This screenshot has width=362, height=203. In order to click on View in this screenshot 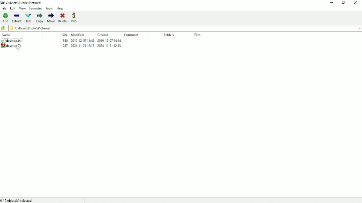, I will do `click(23, 9)`.